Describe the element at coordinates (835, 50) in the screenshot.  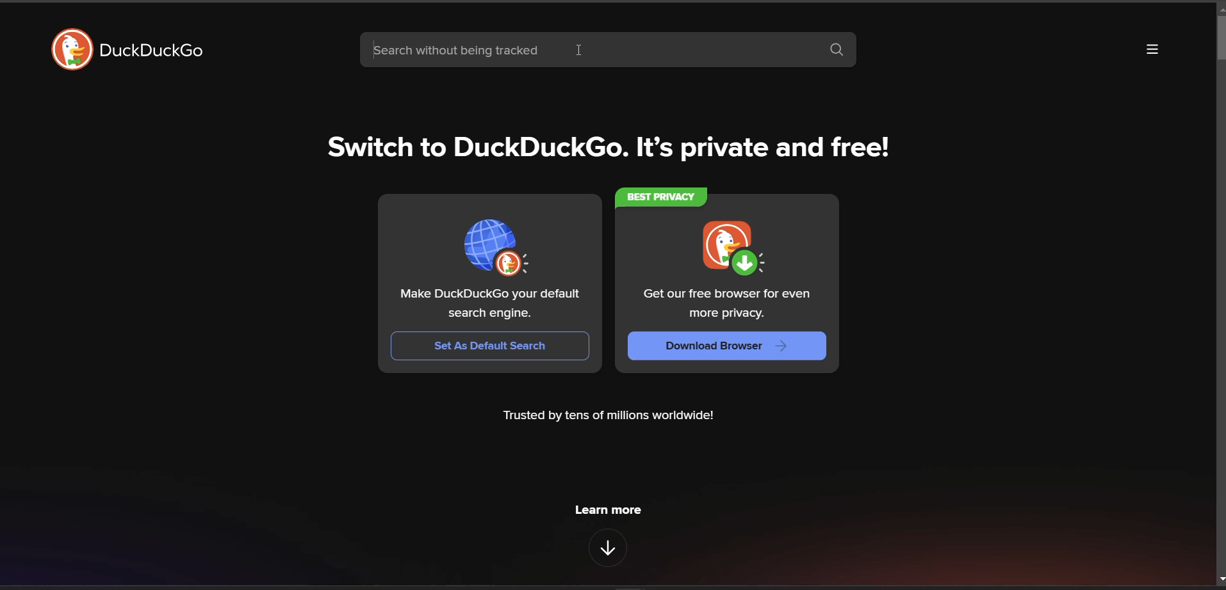
I see `search` at that location.